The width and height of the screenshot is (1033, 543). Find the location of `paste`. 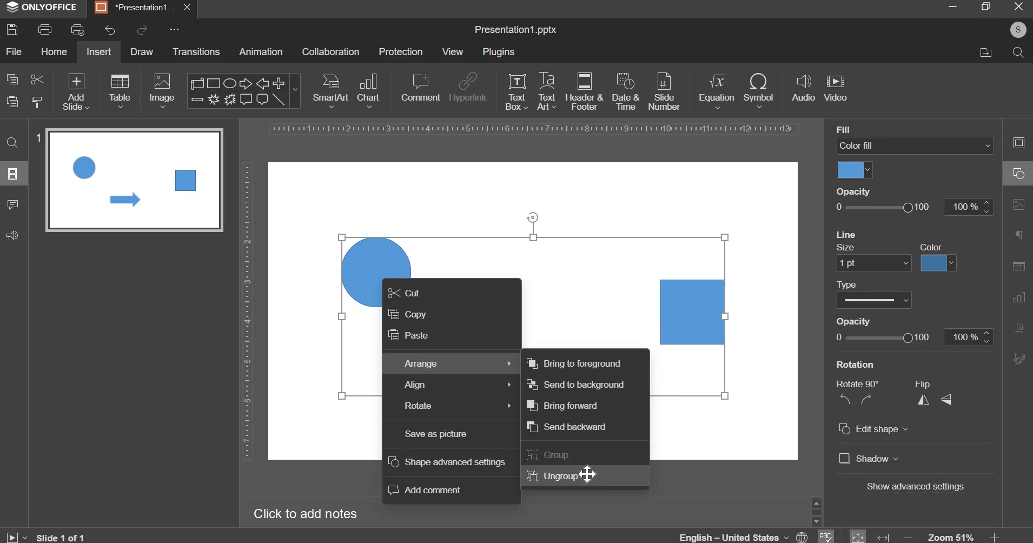

paste is located at coordinates (407, 335).